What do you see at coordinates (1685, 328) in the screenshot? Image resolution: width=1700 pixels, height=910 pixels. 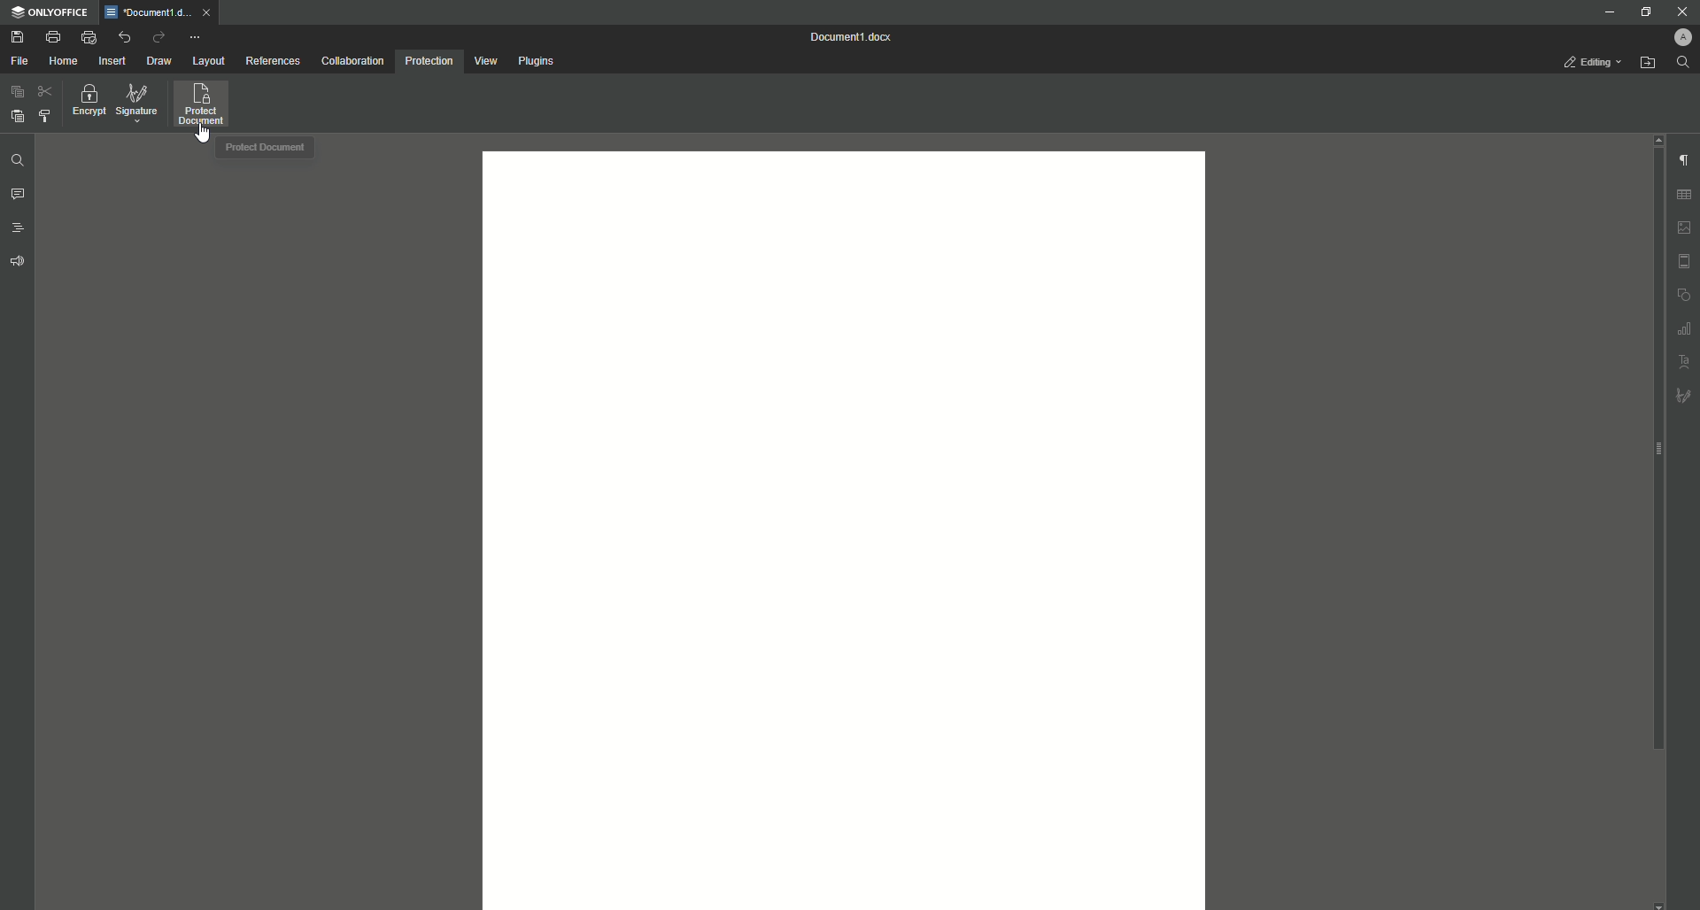 I see `Graph Settings` at bounding box center [1685, 328].